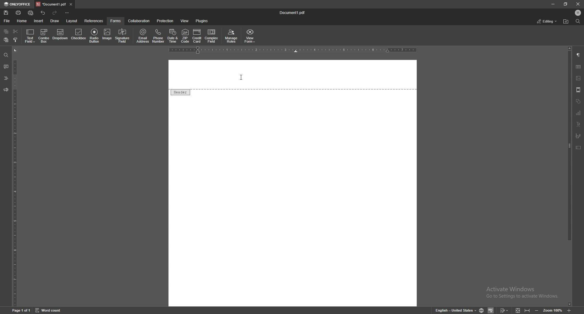 This screenshot has height=314, width=584. Describe the element at coordinates (6, 66) in the screenshot. I see `comment` at that location.